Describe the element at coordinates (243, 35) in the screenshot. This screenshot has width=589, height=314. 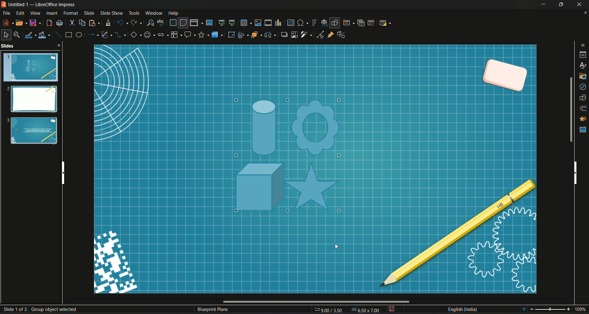
I see `align object` at that location.